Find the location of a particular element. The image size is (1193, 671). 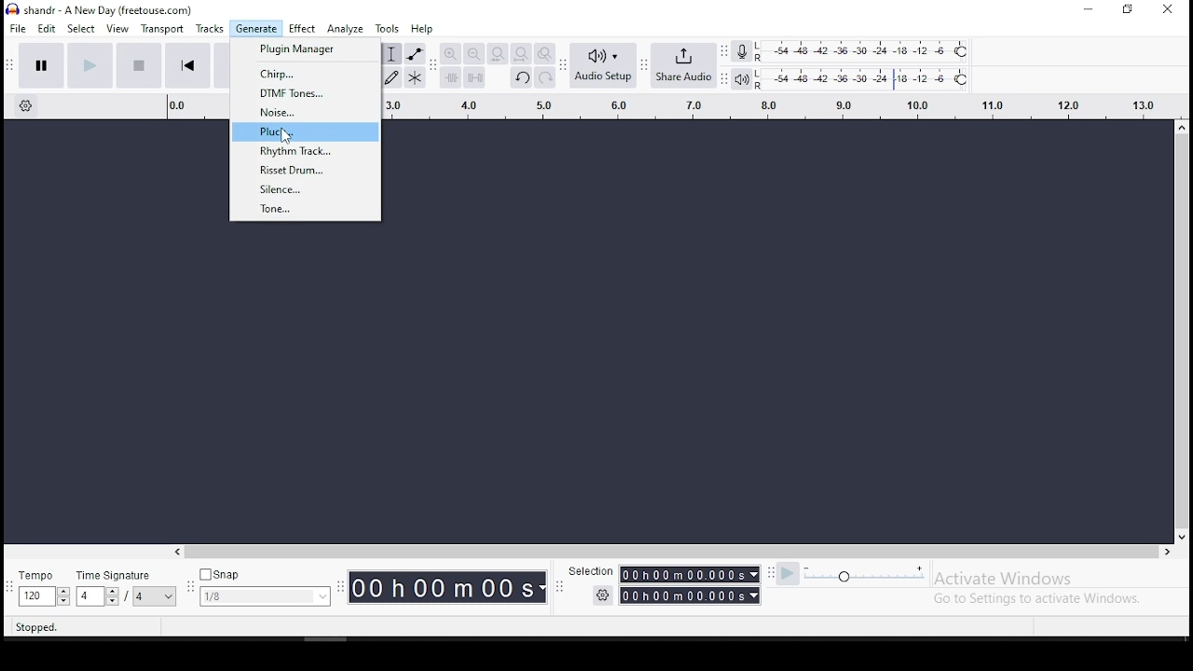

fit selection to width is located at coordinates (497, 54).